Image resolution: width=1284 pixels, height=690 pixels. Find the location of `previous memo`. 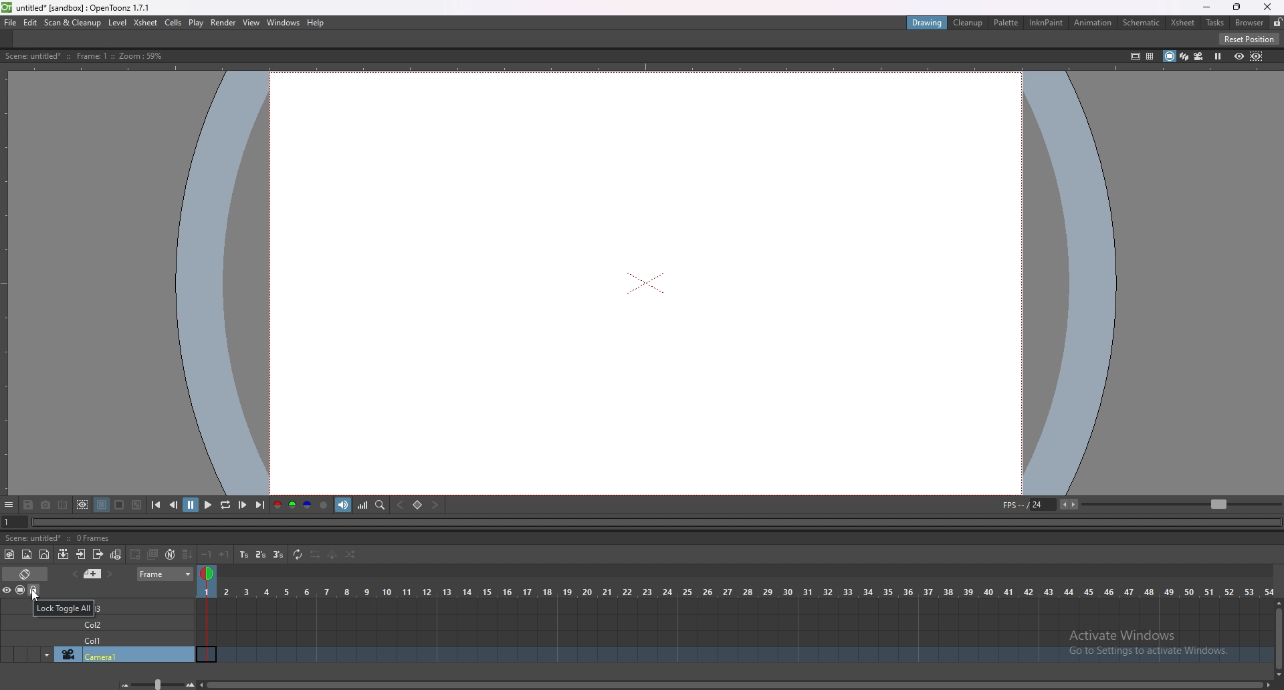

previous memo is located at coordinates (75, 574).